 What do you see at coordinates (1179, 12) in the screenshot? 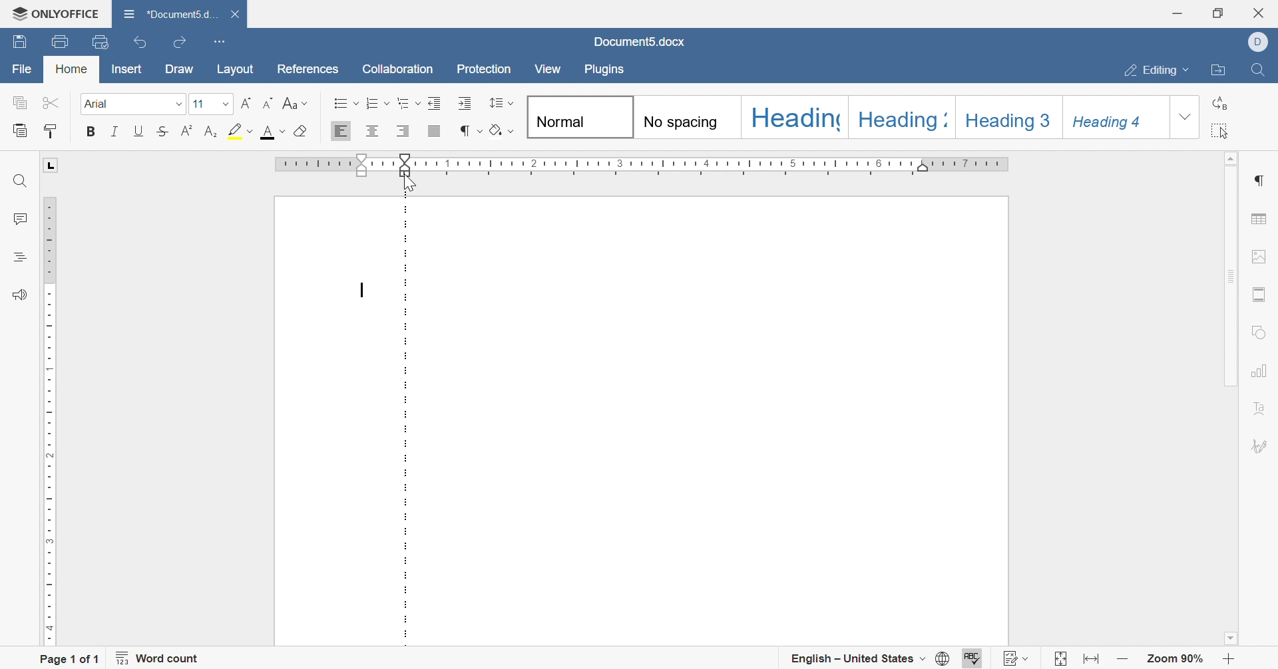
I see `minimize` at bounding box center [1179, 12].